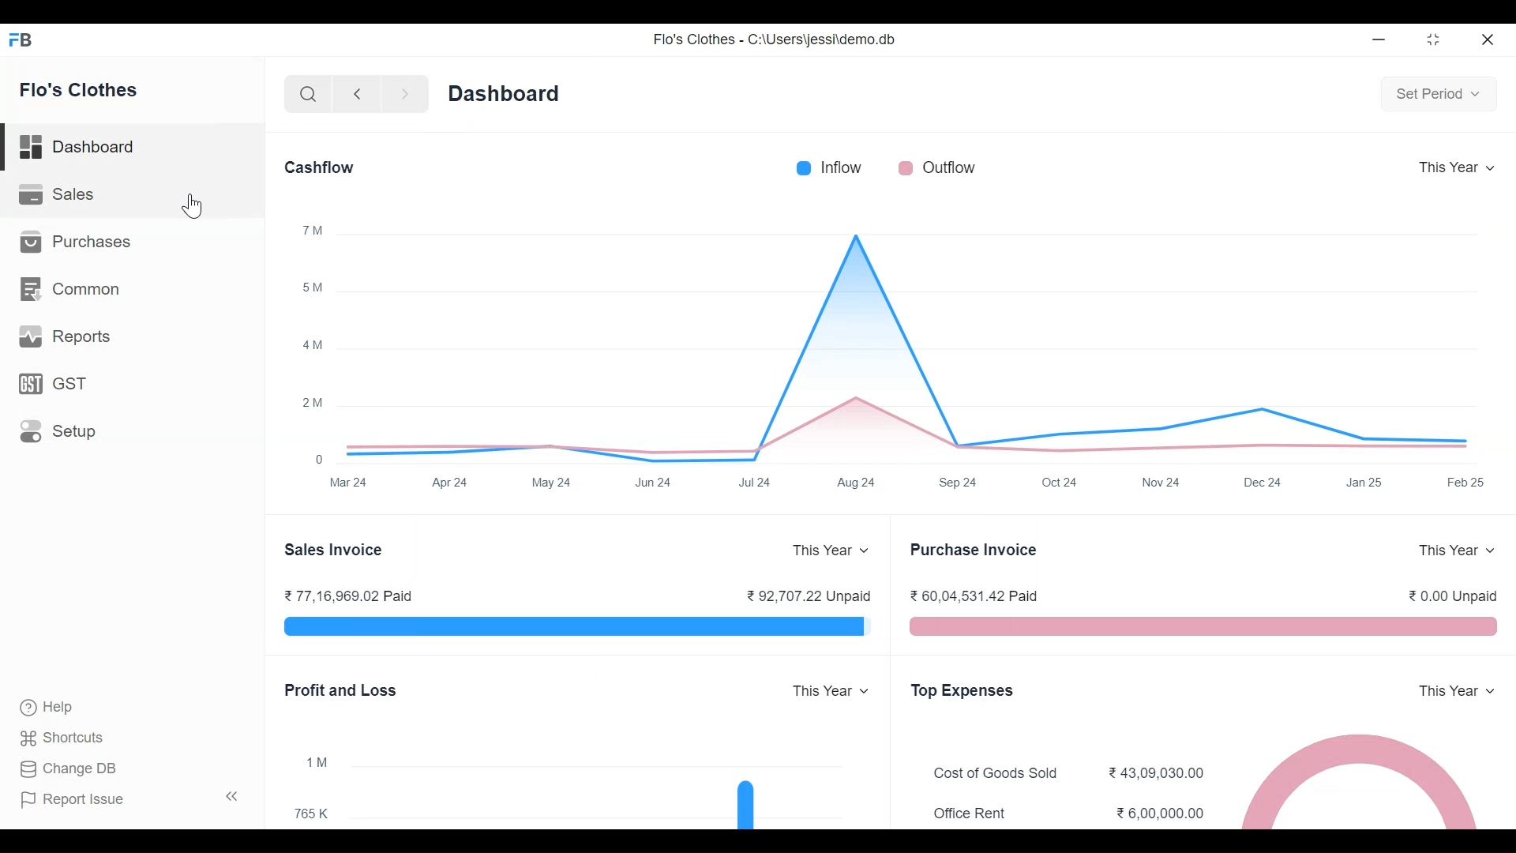 The width and height of the screenshot is (1516, 853). What do you see at coordinates (958, 483) in the screenshot?
I see `Sep24` at bounding box center [958, 483].